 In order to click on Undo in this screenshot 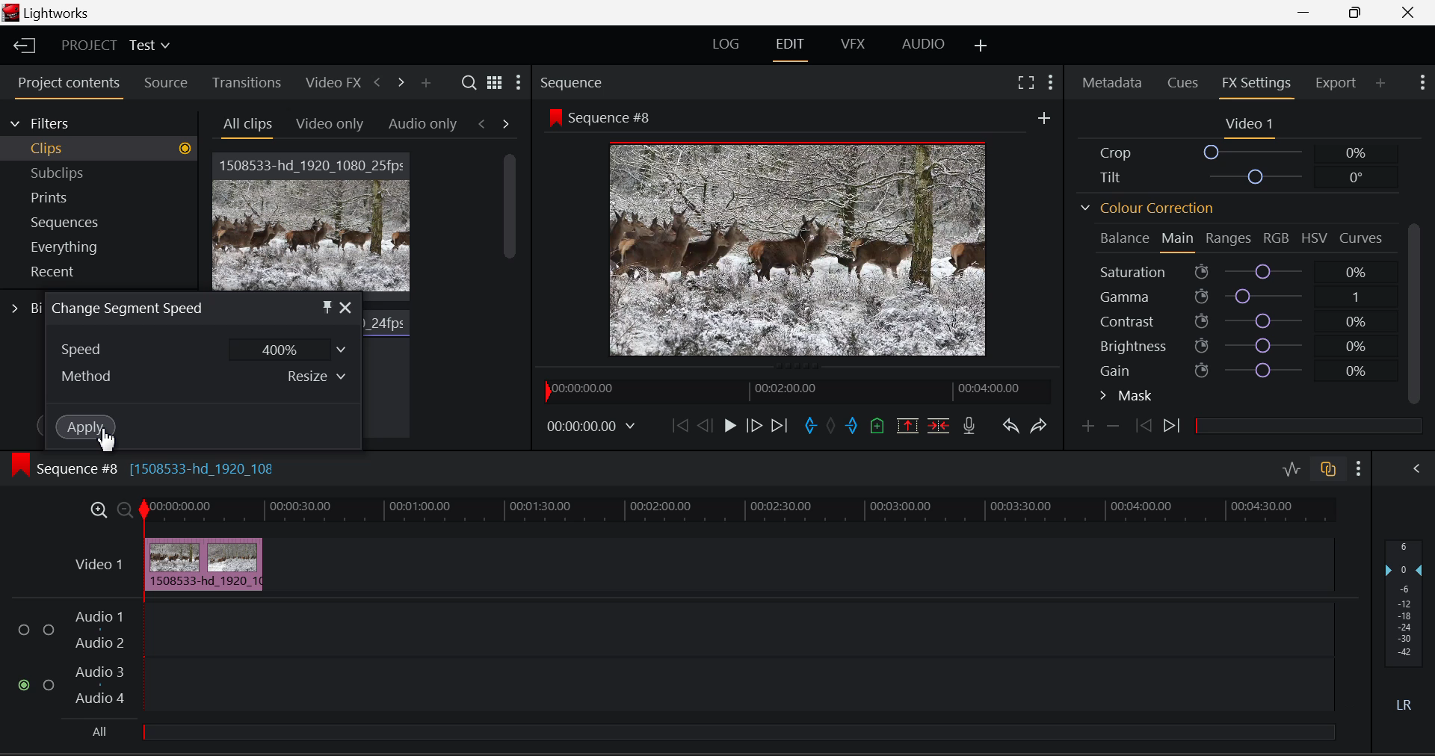, I will do `click(1009, 428)`.